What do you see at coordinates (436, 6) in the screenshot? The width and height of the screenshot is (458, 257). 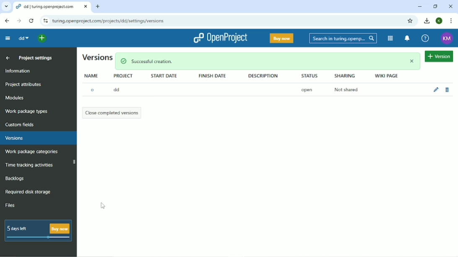 I see `Restore down` at bounding box center [436, 6].